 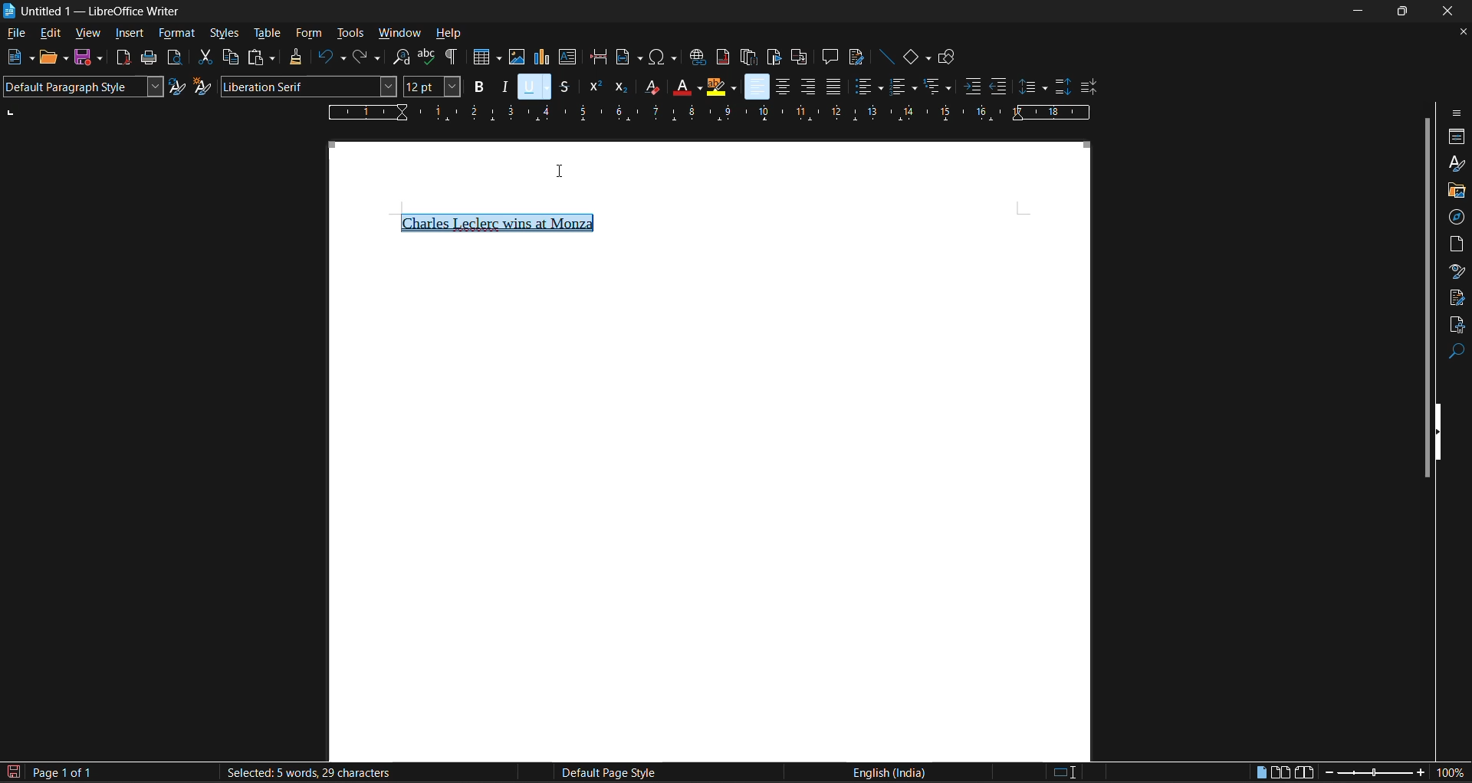 What do you see at coordinates (1262, 774) in the screenshot?
I see `single page view` at bounding box center [1262, 774].